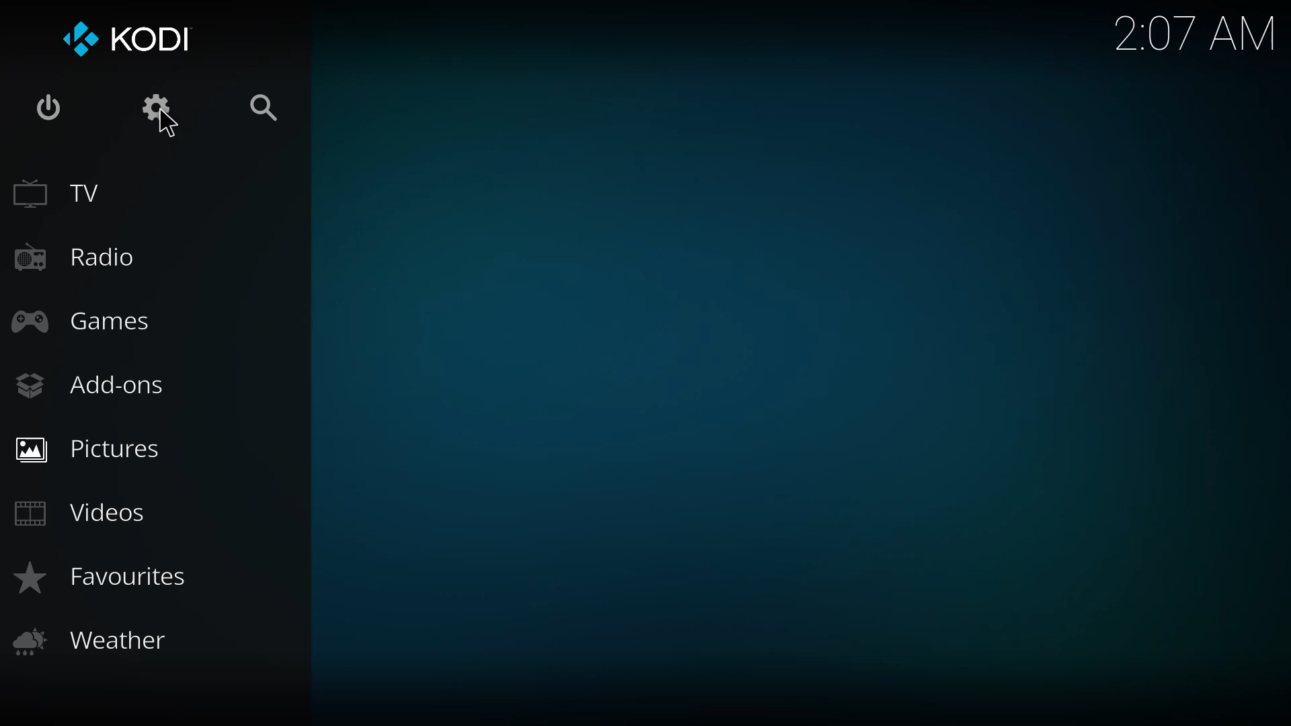  What do you see at coordinates (77, 255) in the screenshot?
I see `radio` at bounding box center [77, 255].